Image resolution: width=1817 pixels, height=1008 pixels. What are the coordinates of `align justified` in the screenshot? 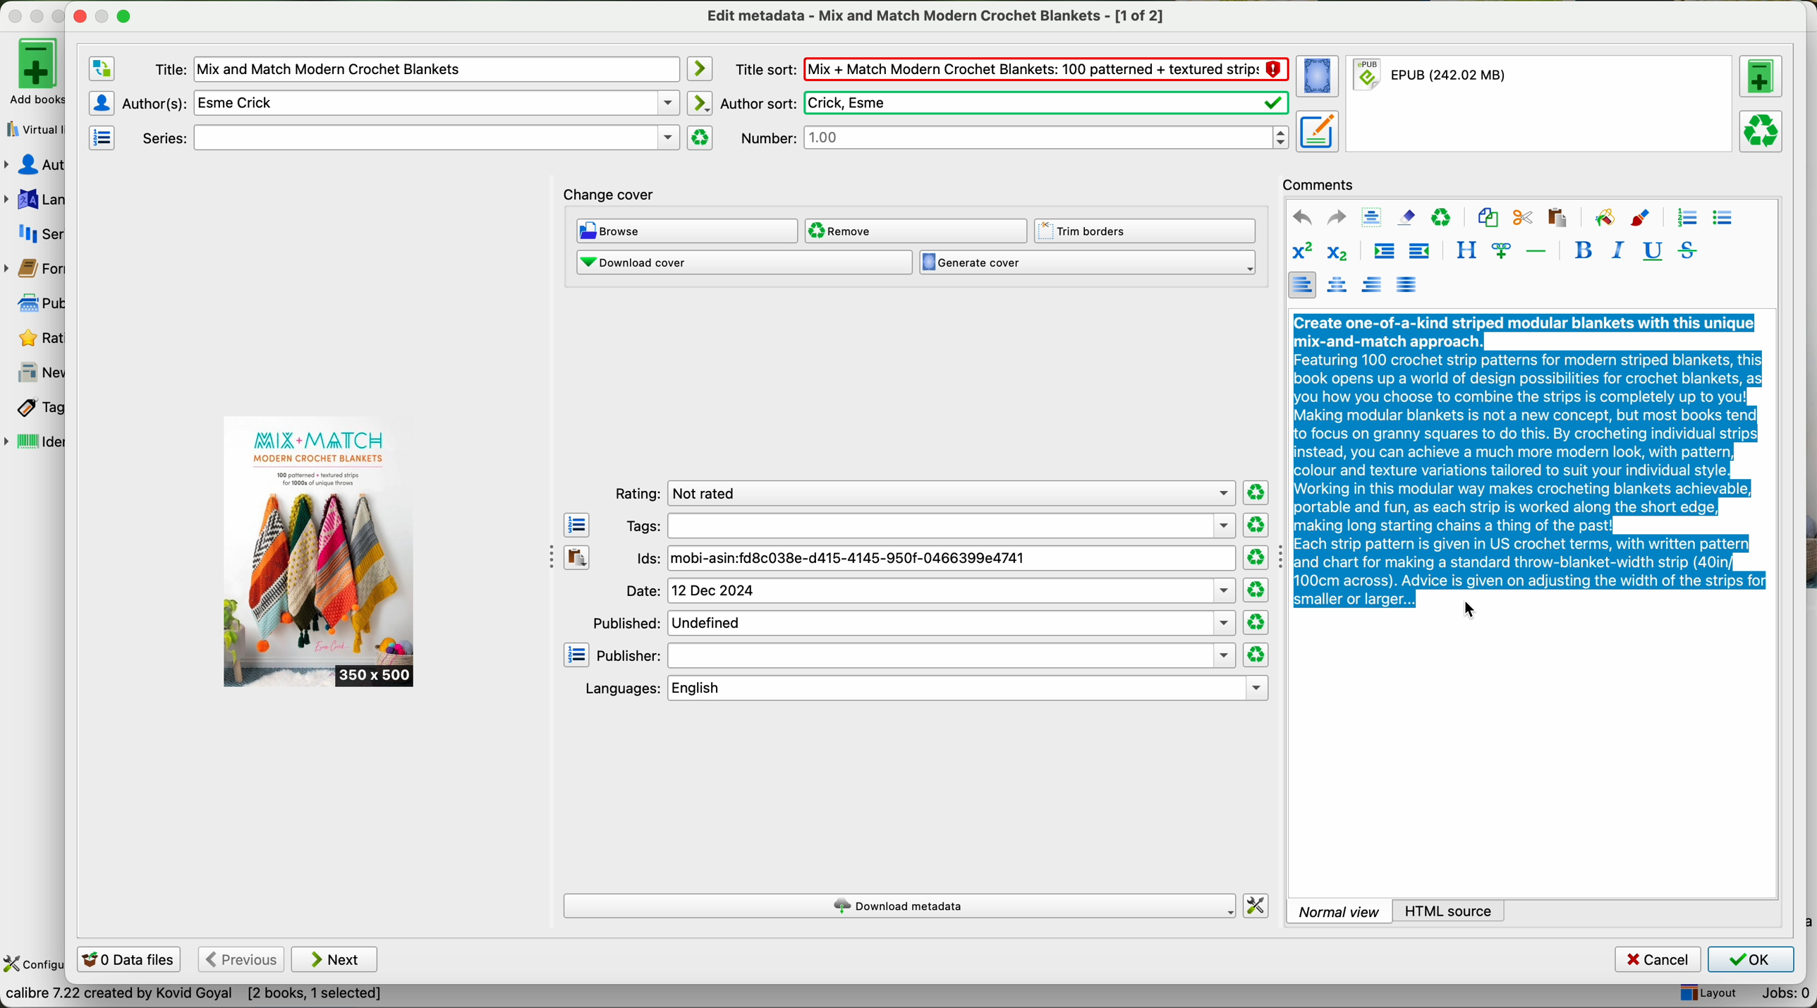 It's located at (1406, 284).